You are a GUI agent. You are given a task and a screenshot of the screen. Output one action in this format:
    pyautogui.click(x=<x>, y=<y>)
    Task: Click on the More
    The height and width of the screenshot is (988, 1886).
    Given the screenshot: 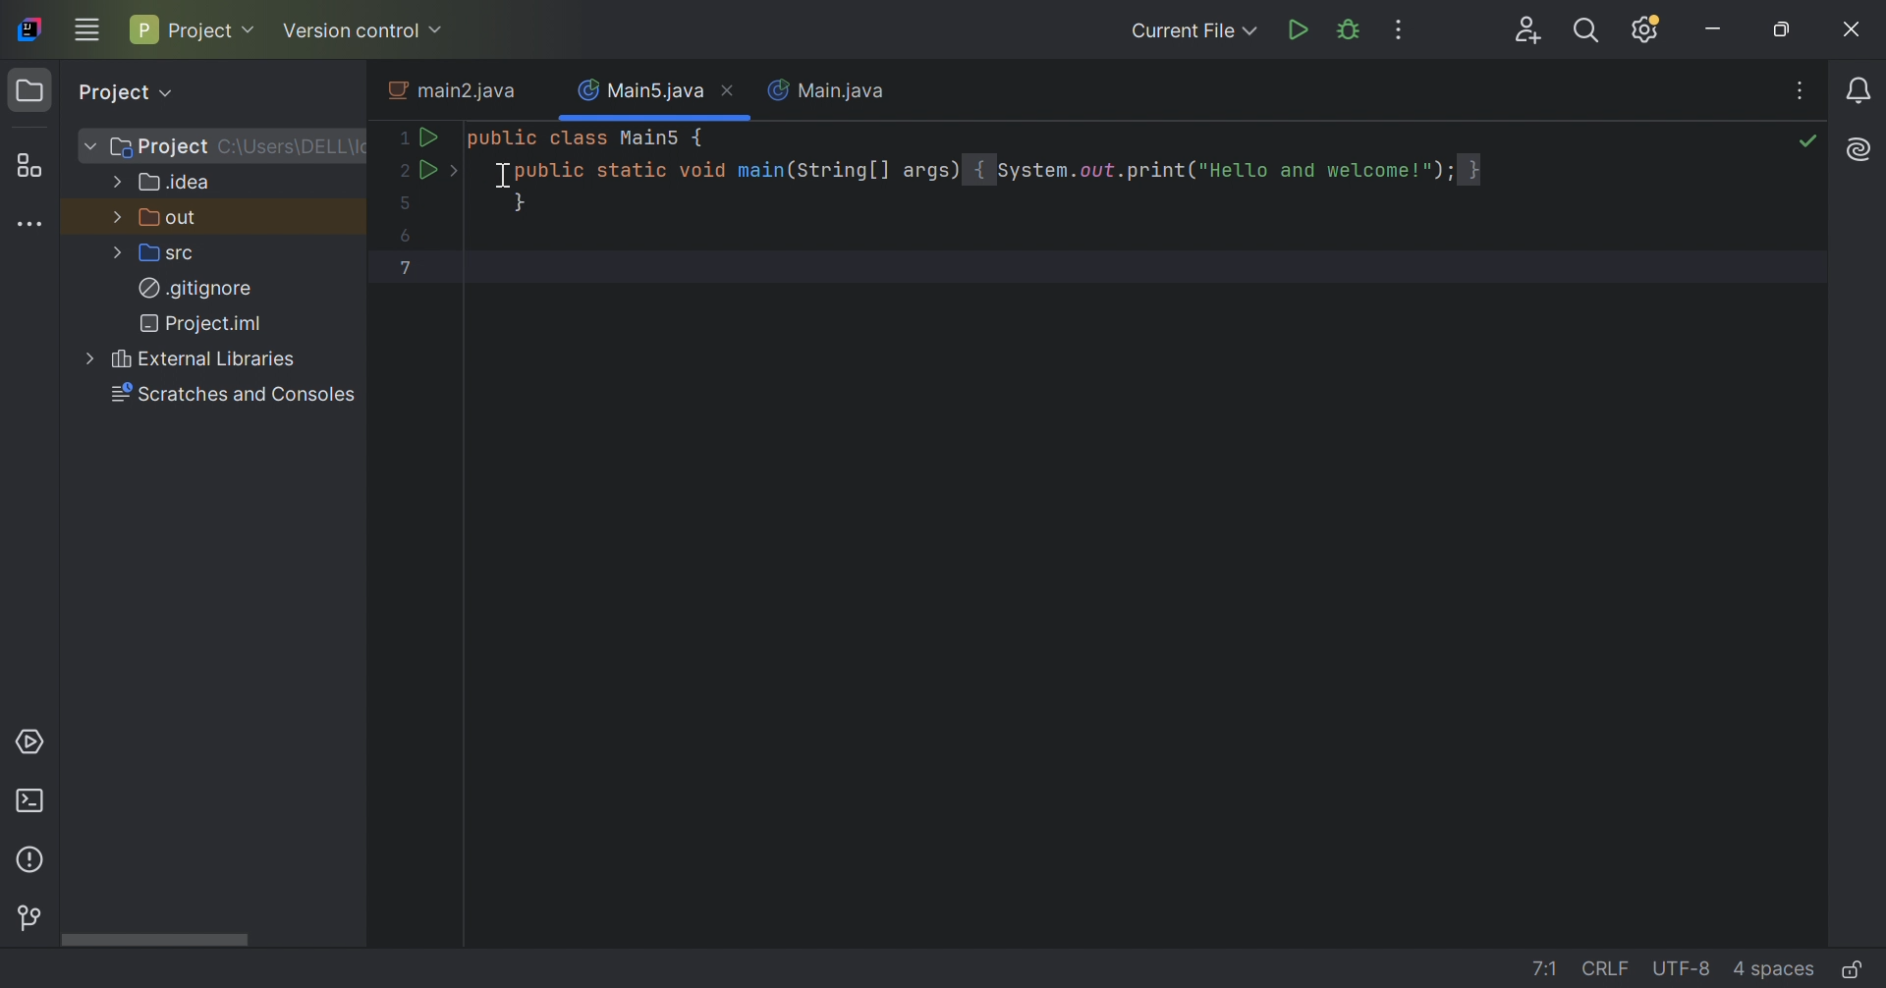 What is the action you would take?
    pyautogui.click(x=86, y=357)
    